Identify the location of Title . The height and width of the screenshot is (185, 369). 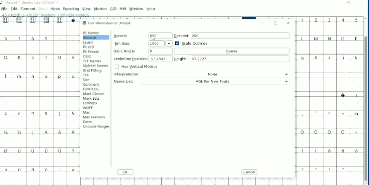
(31, 3).